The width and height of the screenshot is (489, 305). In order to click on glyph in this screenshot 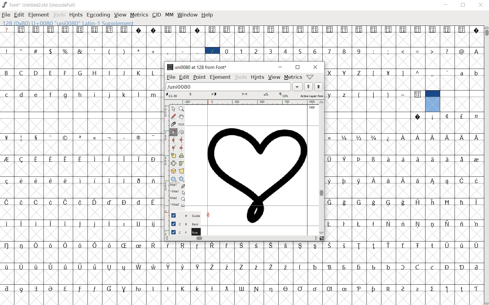, I will do `click(374, 30)`.